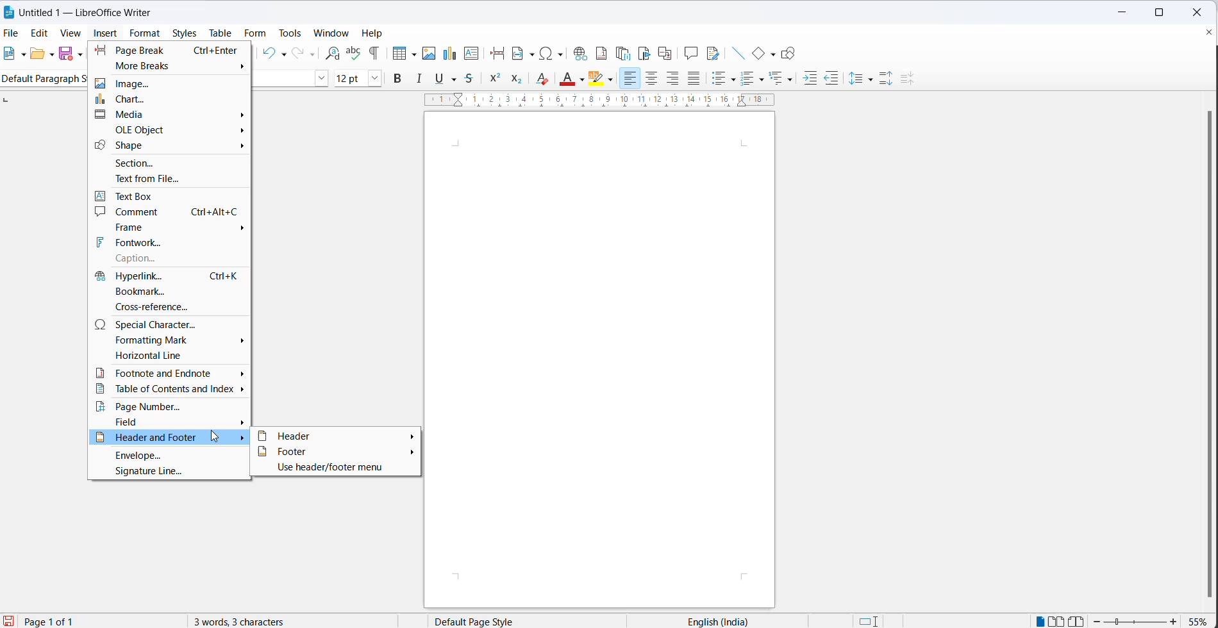 This screenshot has height=628, width=1218. Describe the element at coordinates (171, 422) in the screenshot. I see `field` at that location.